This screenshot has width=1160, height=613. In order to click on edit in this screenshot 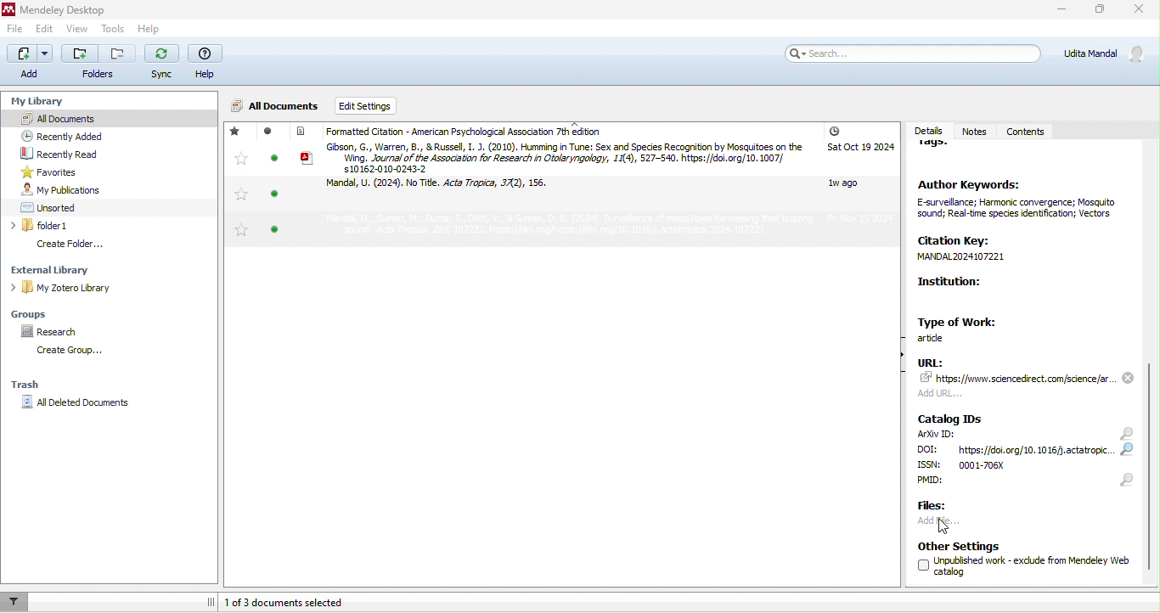, I will do `click(45, 30)`.